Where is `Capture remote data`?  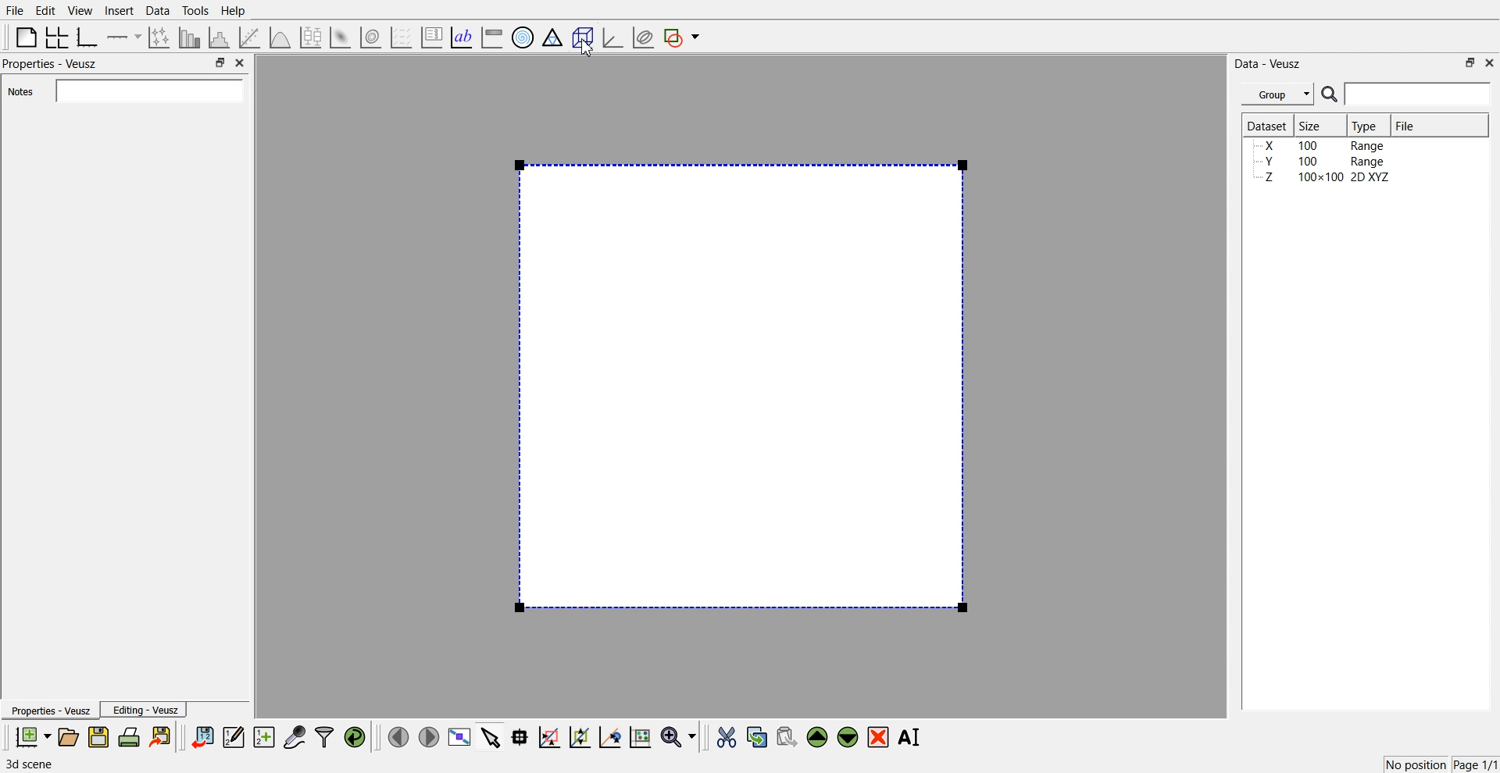 Capture remote data is located at coordinates (295, 736).